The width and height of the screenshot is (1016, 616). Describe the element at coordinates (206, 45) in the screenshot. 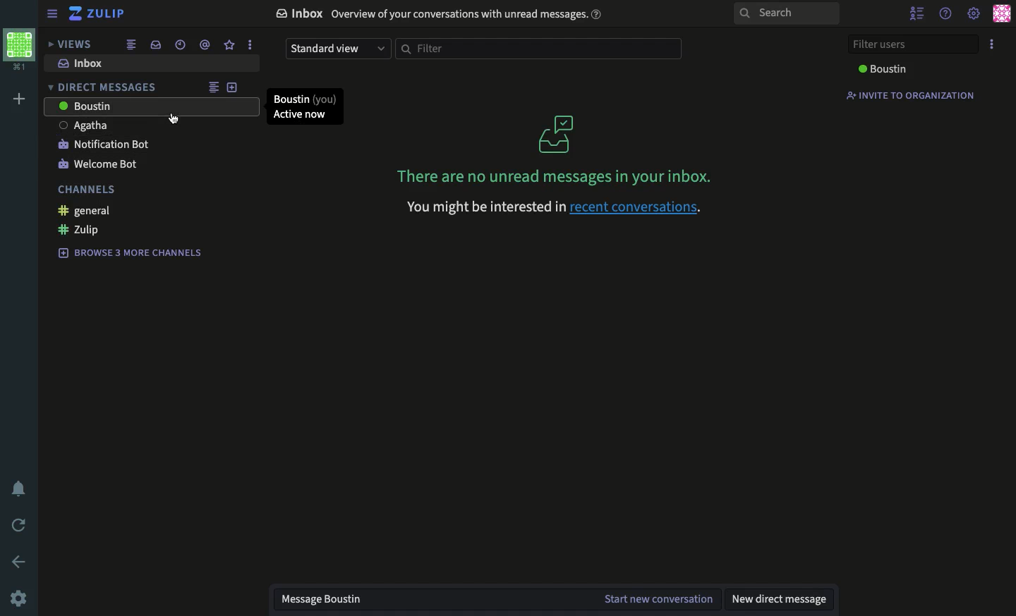

I see `mention` at that location.